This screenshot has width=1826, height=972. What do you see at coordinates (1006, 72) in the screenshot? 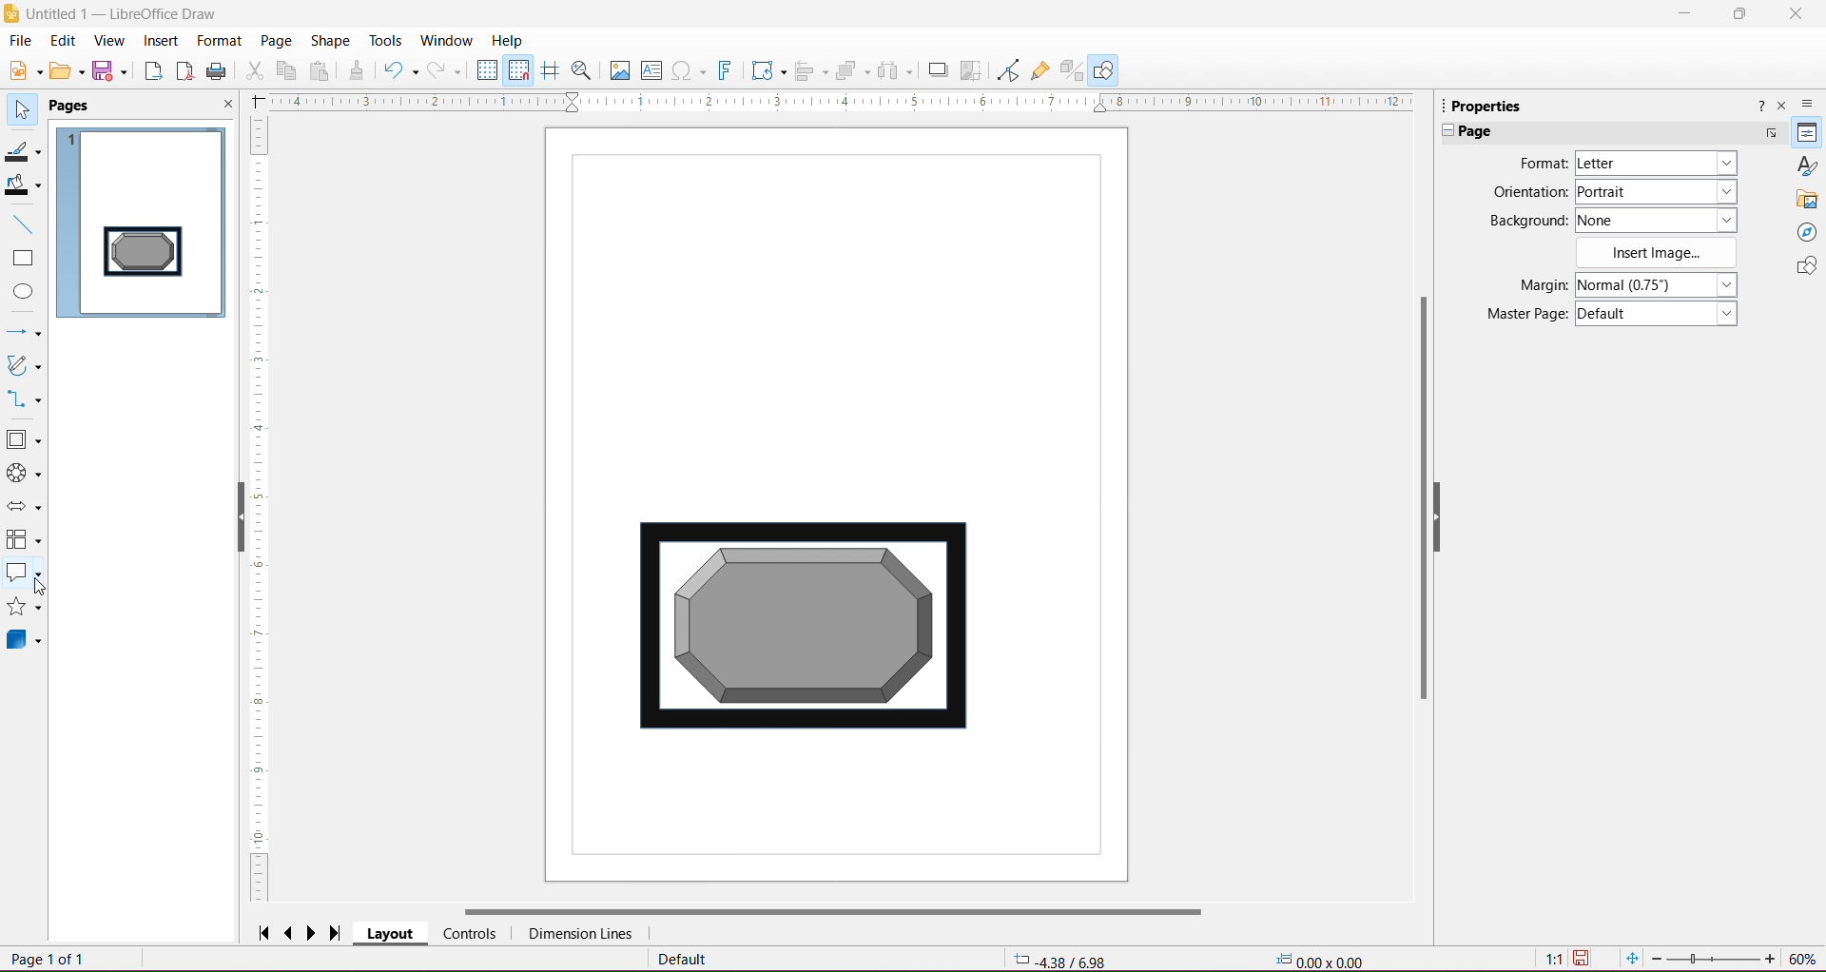
I see `Toggle Point Edit Mode` at bounding box center [1006, 72].